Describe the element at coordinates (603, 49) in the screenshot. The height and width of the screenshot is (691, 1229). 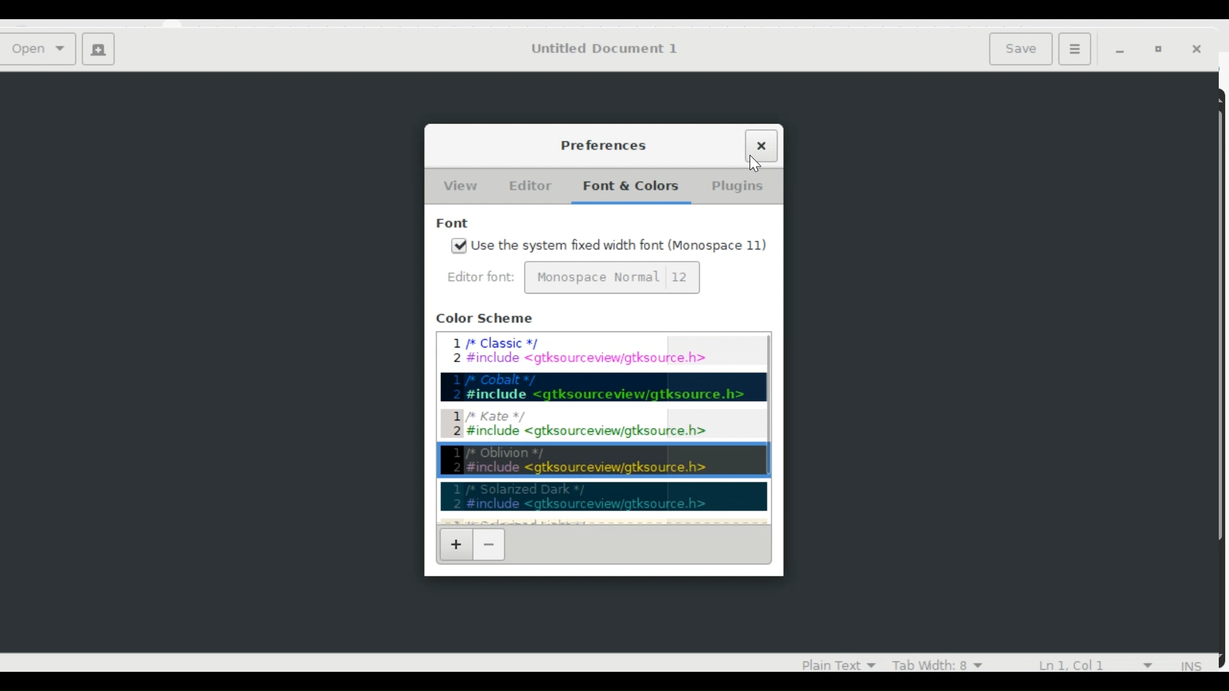
I see `Untitled Document 1` at that location.